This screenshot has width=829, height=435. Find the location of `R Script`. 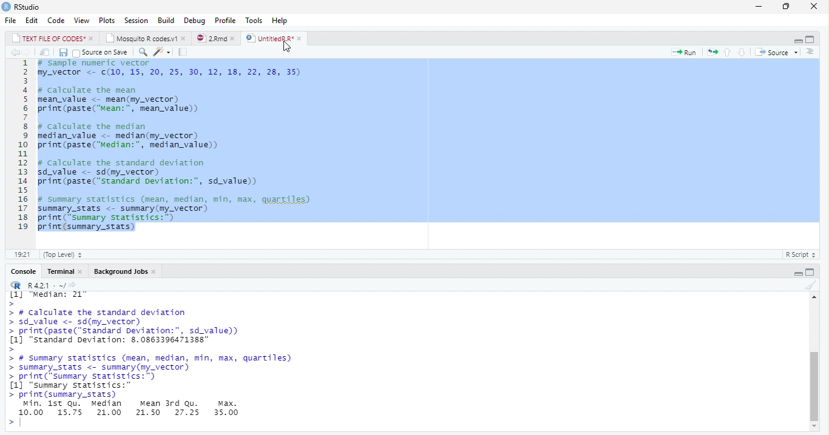

R Script is located at coordinates (799, 255).